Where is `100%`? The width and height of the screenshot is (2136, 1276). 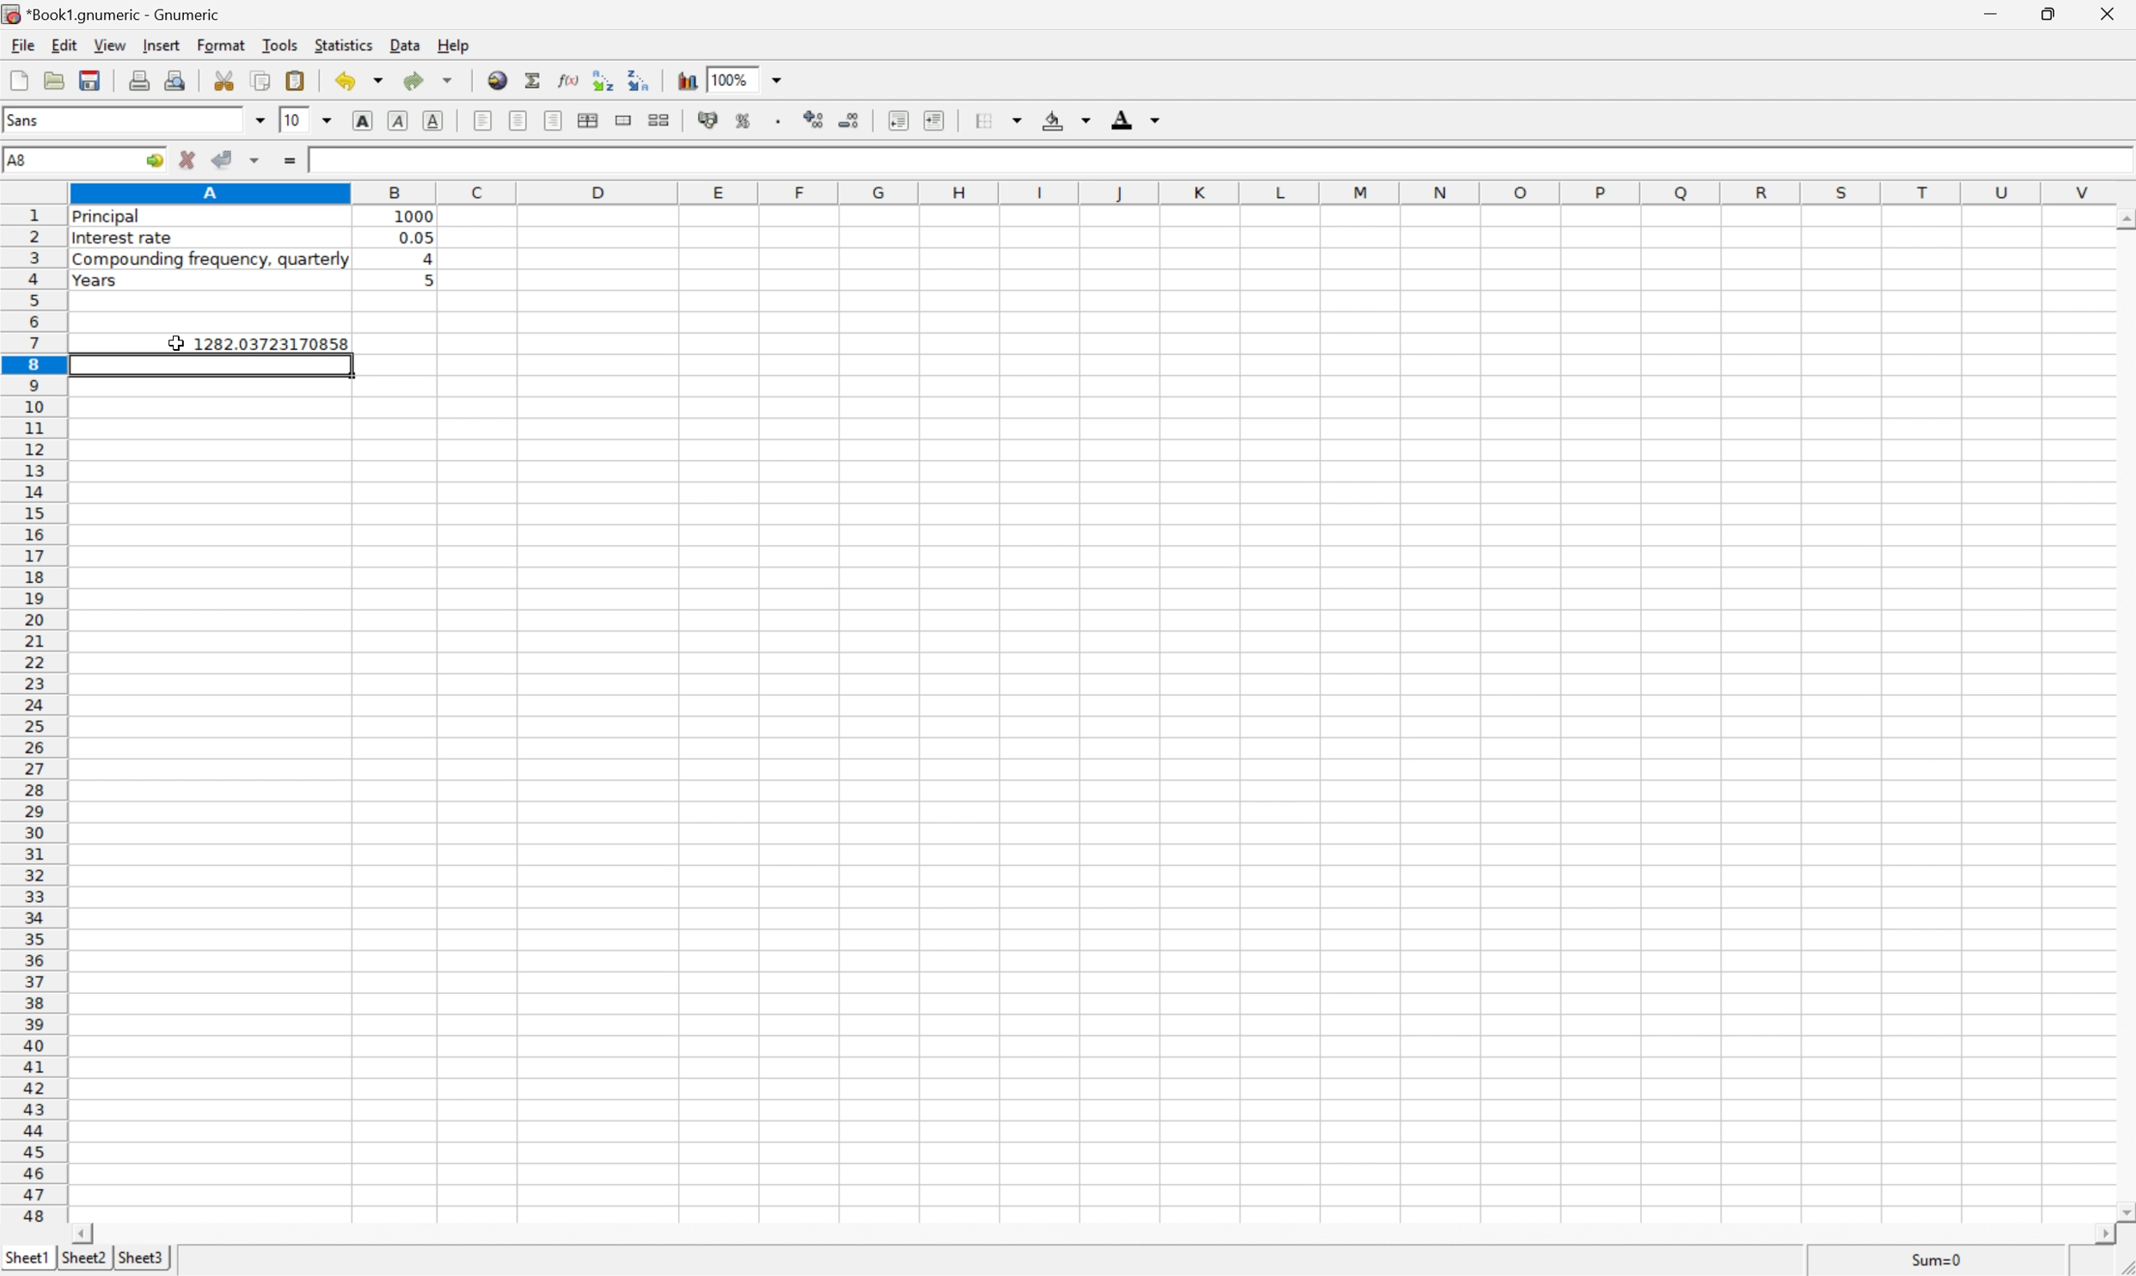 100% is located at coordinates (731, 78).